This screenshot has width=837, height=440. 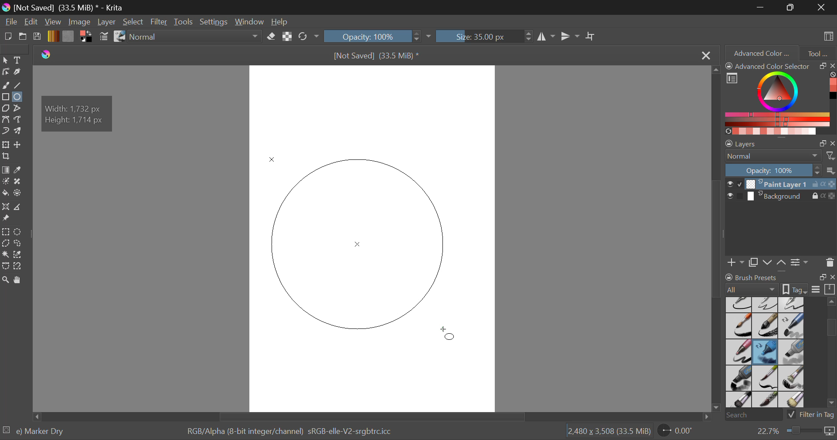 I want to click on Marker Chisel Smooth, so click(x=792, y=325).